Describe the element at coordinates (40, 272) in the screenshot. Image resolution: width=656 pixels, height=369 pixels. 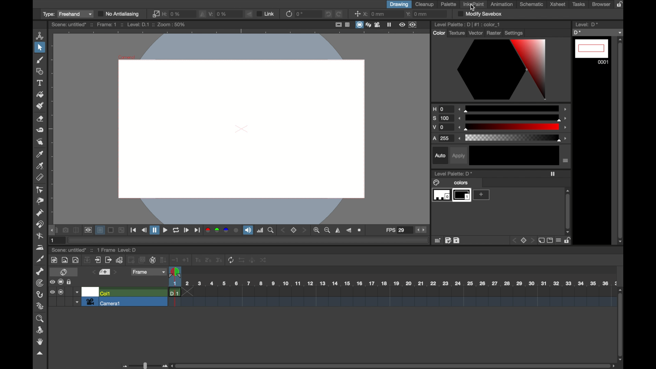
I see `skeleton tool` at that location.